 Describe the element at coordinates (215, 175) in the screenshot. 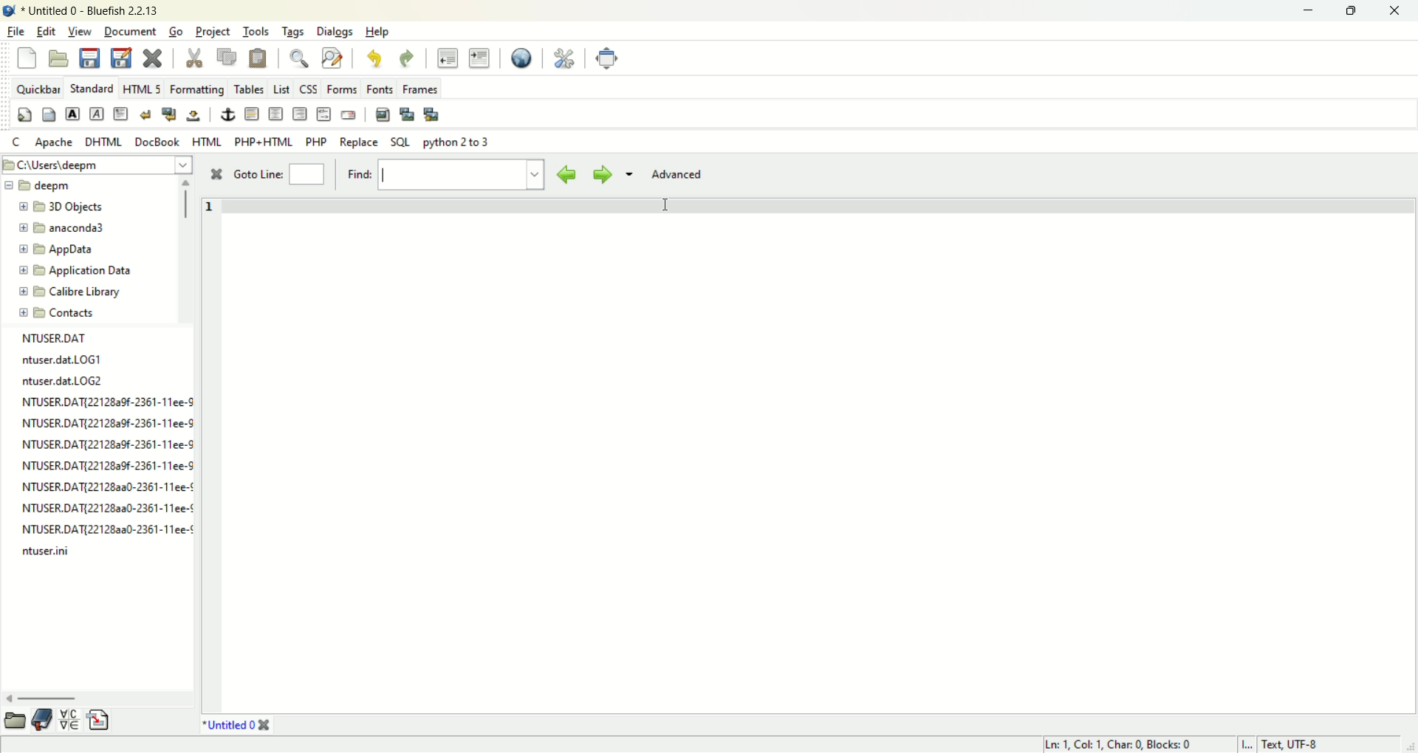

I see `close` at that location.